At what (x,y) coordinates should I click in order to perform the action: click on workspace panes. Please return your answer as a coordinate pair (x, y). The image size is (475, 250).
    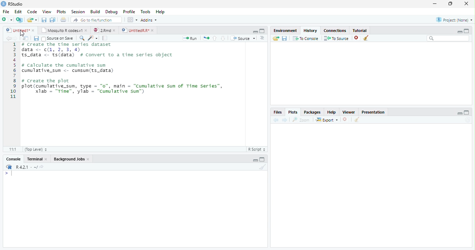
    Looking at the image, I should click on (132, 21).